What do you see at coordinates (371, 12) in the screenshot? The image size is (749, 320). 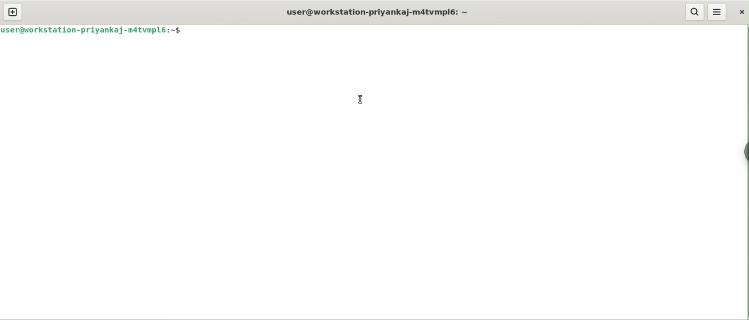 I see `user@workstation-priyankaj-m4tvmpl6: ~` at bounding box center [371, 12].